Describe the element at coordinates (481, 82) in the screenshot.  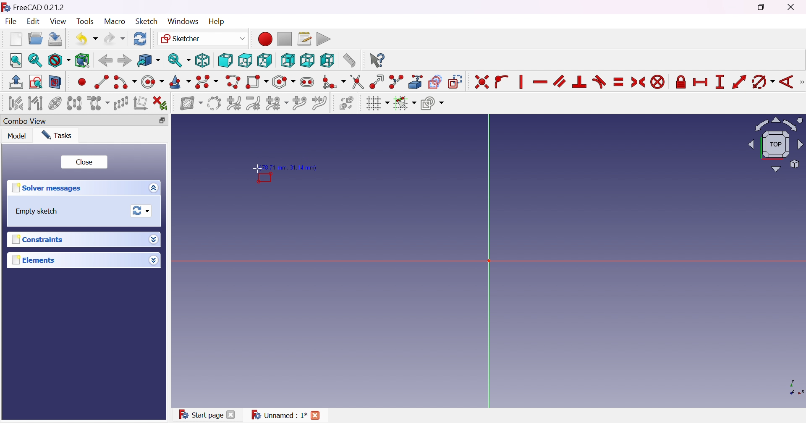
I see `Constrain coincident` at that location.